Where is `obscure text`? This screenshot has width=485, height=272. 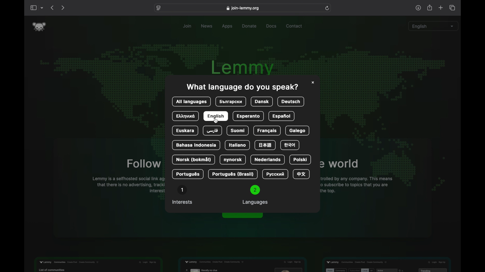
obscure text is located at coordinates (144, 164).